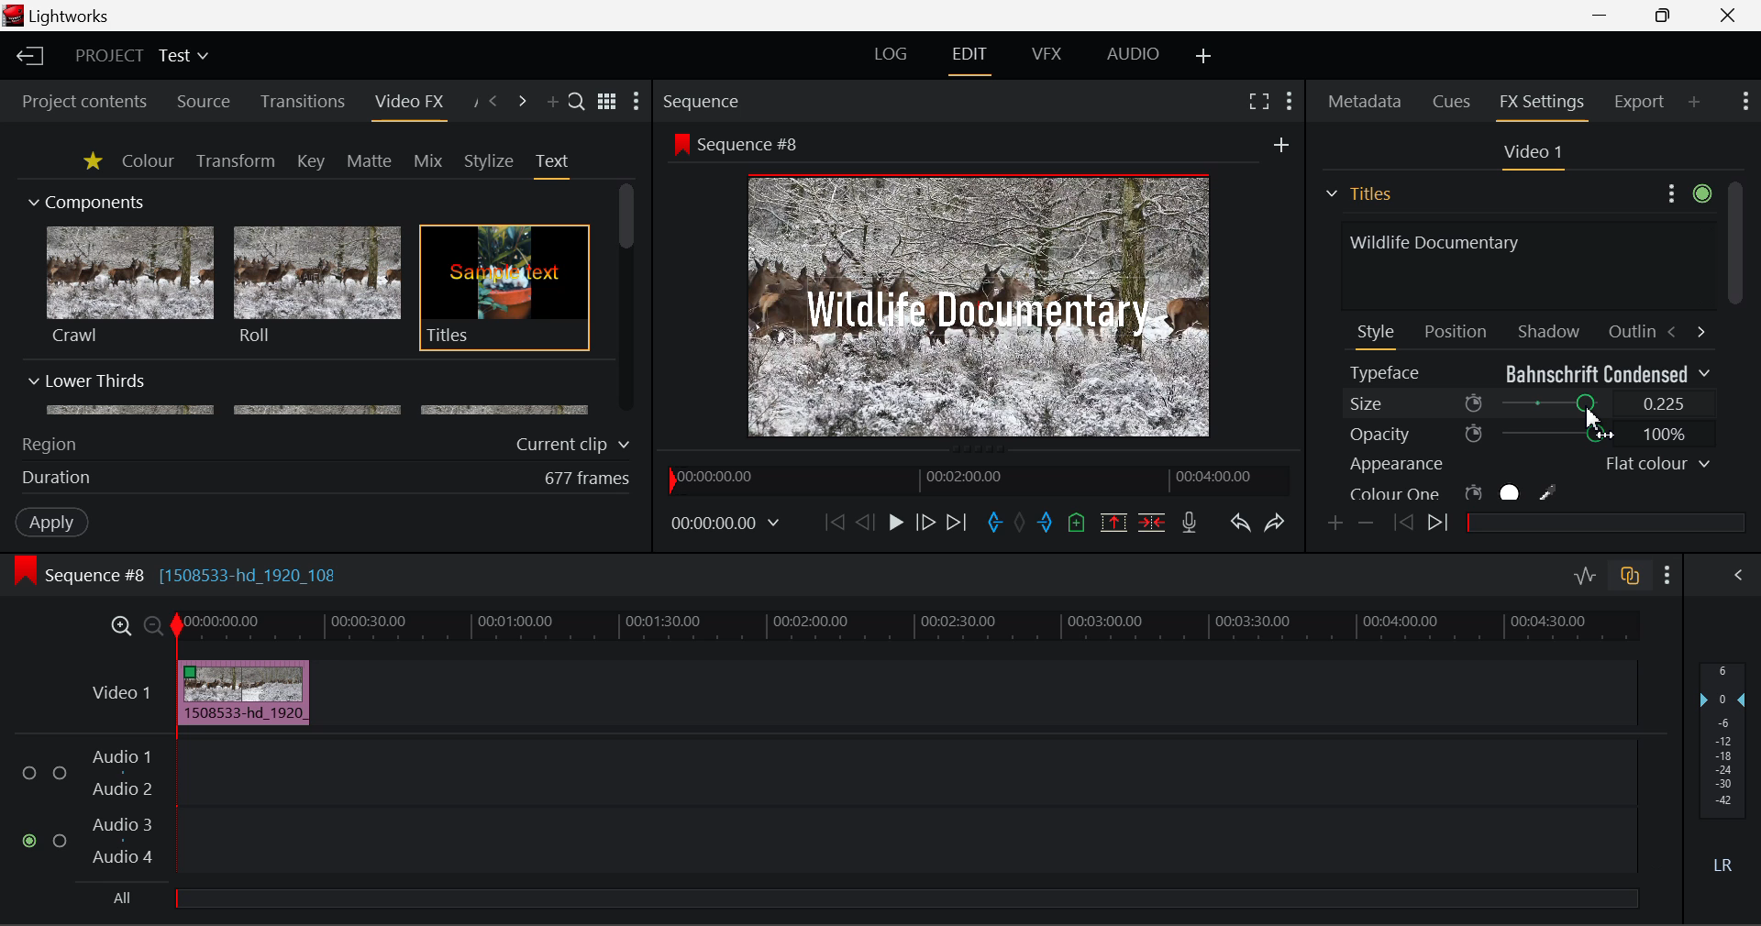 The width and height of the screenshot is (1761, 926). What do you see at coordinates (148, 160) in the screenshot?
I see `Colour` at bounding box center [148, 160].